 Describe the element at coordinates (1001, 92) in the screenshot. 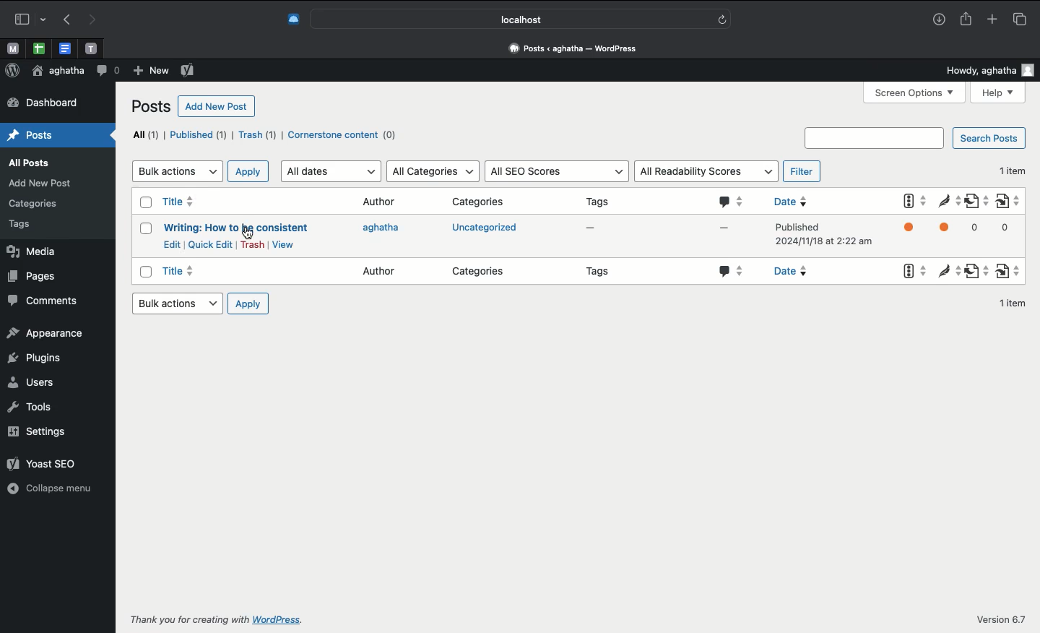

I see `Help` at that location.